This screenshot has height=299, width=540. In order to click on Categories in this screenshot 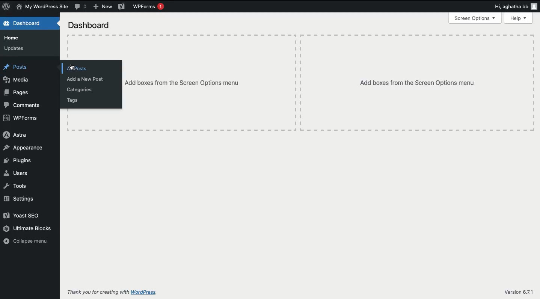, I will do `click(83, 90)`.